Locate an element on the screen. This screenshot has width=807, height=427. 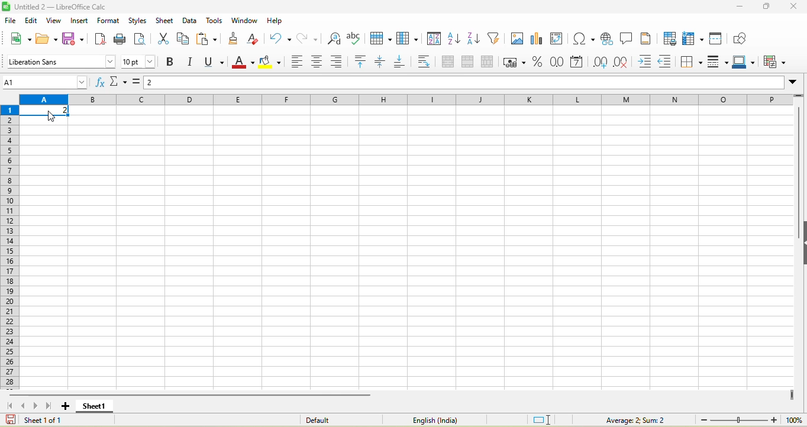
font style is located at coordinates (59, 61).